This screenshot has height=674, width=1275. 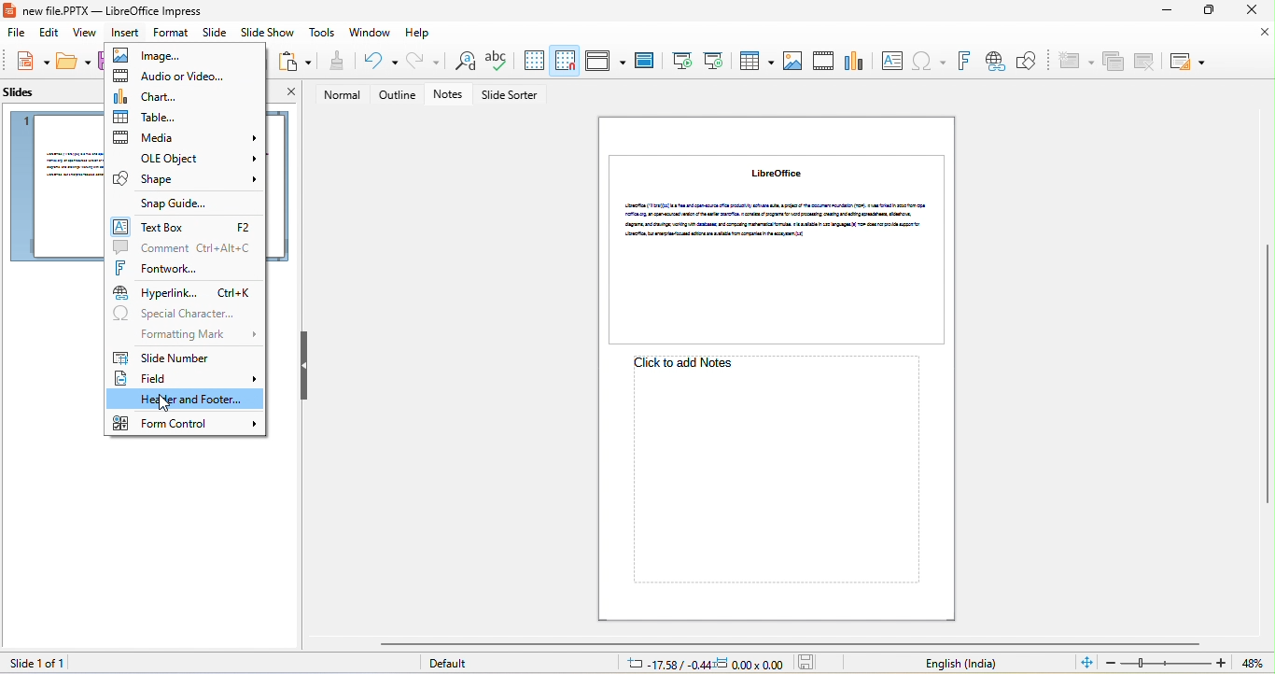 I want to click on chart, so click(x=148, y=96).